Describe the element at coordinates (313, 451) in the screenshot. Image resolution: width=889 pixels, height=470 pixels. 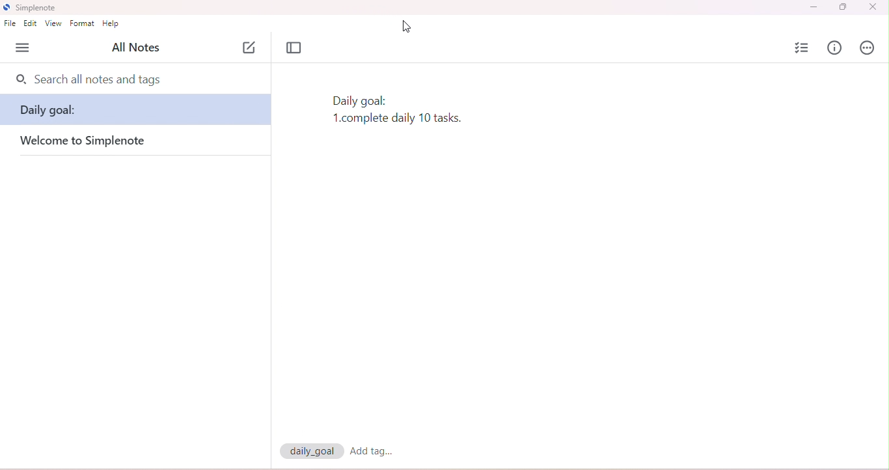
I see `daily goal tag appeared` at that location.